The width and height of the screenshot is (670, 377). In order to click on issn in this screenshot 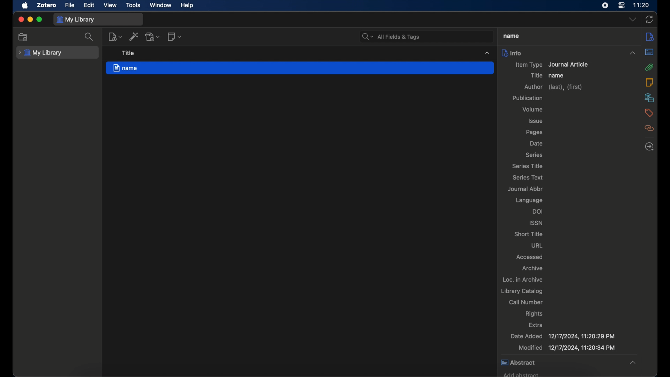, I will do `click(536, 223)`.